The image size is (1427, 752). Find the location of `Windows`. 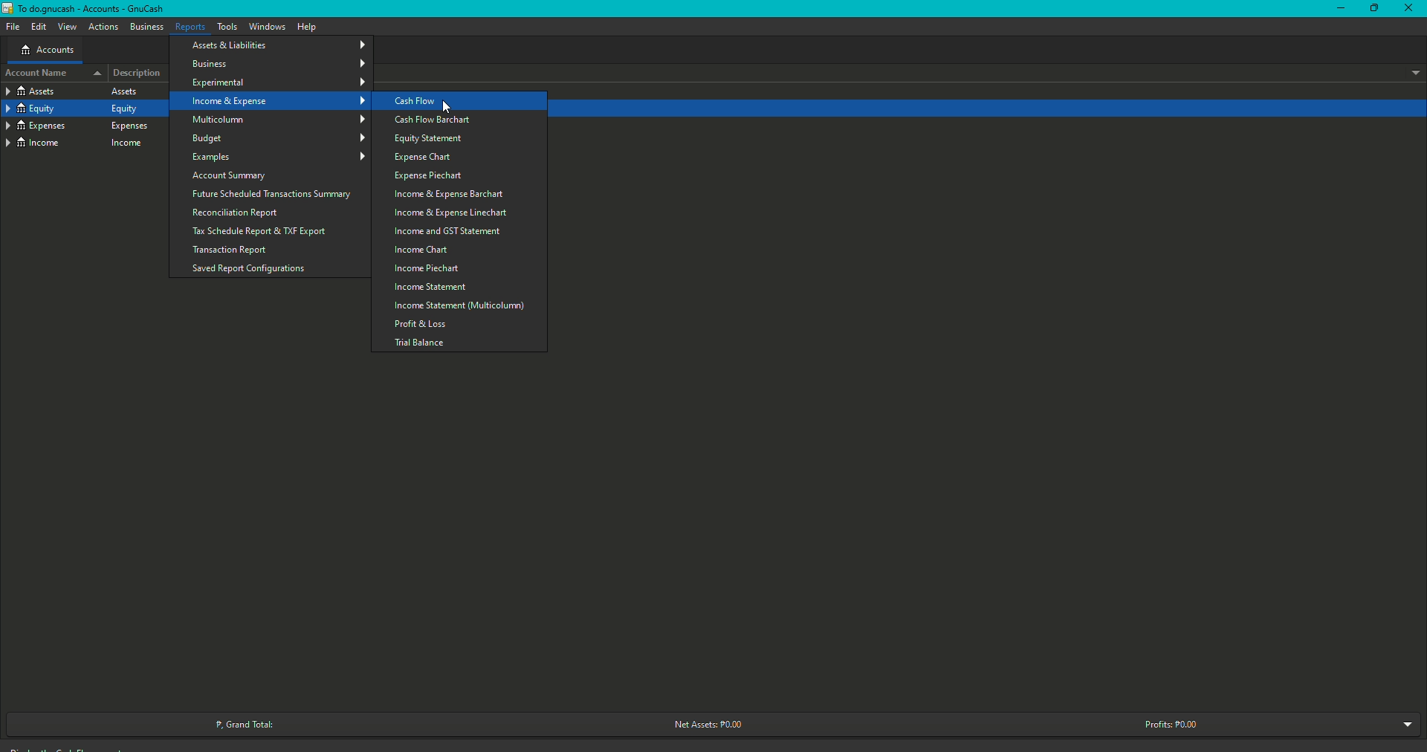

Windows is located at coordinates (270, 26).